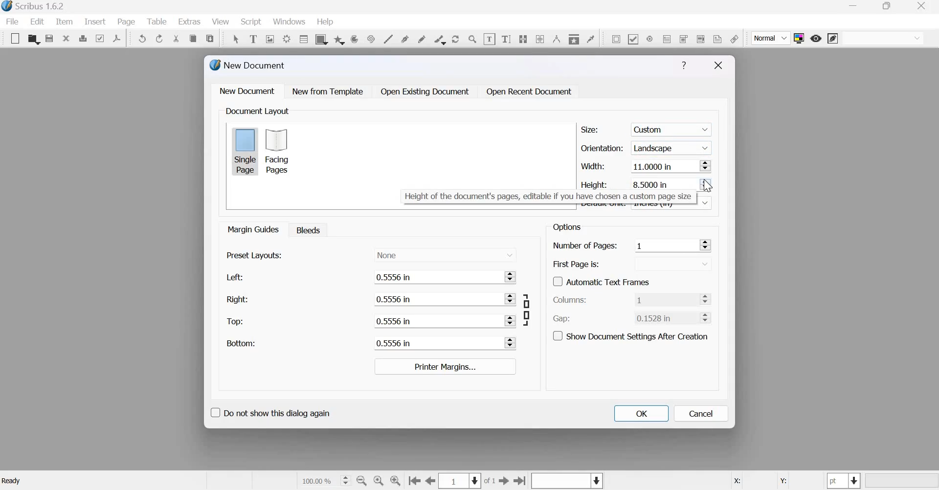  Describe the element at coordinates (633, 38) in the screenshot. I see `PDF check box` at that location.